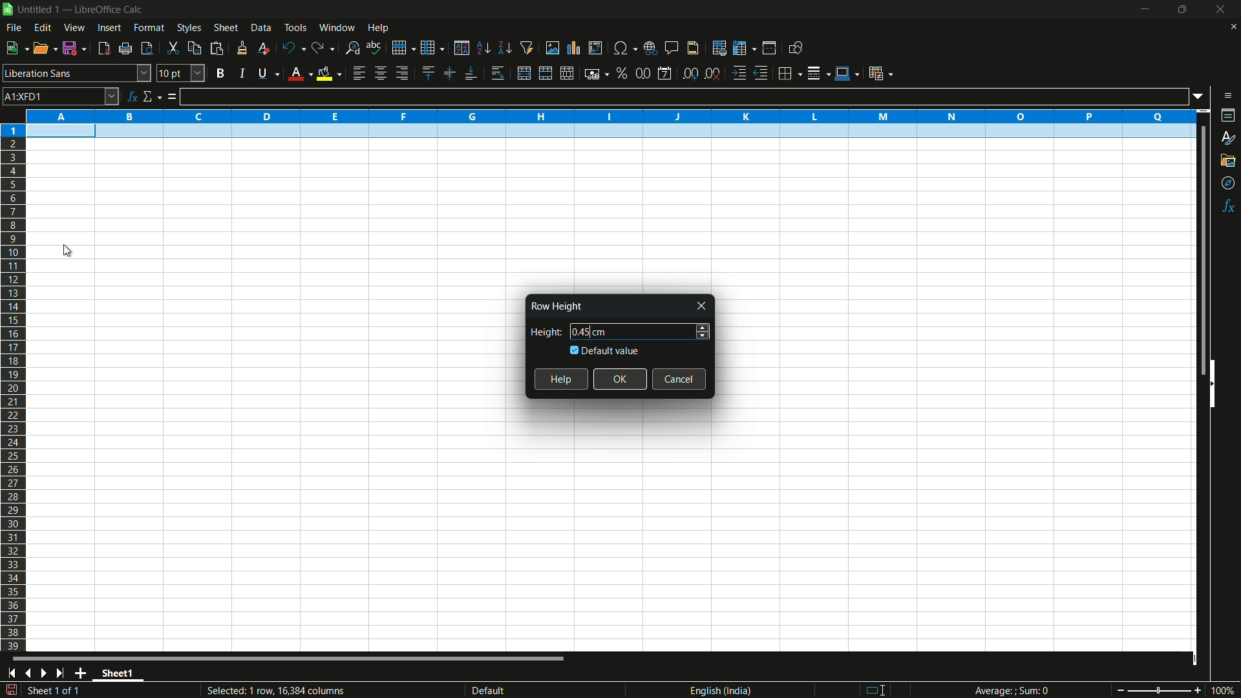 The width and height of the screenshot is (1241, 698). Describe the element at coordinates (1227, 96) in the screenshot. I see `sidebar settings` at that location.